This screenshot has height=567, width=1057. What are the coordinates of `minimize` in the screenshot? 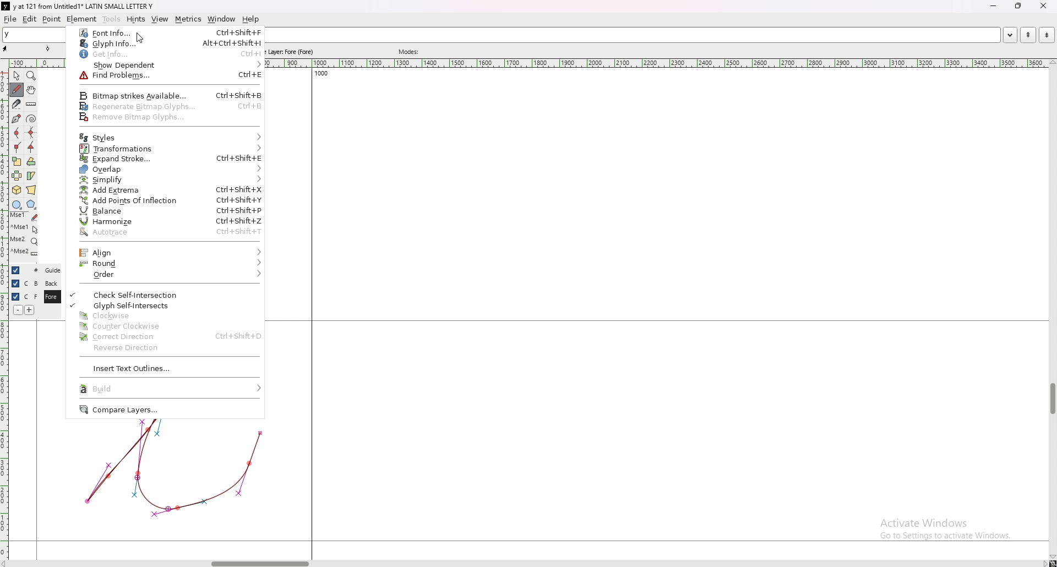 It's located at (995, 7).